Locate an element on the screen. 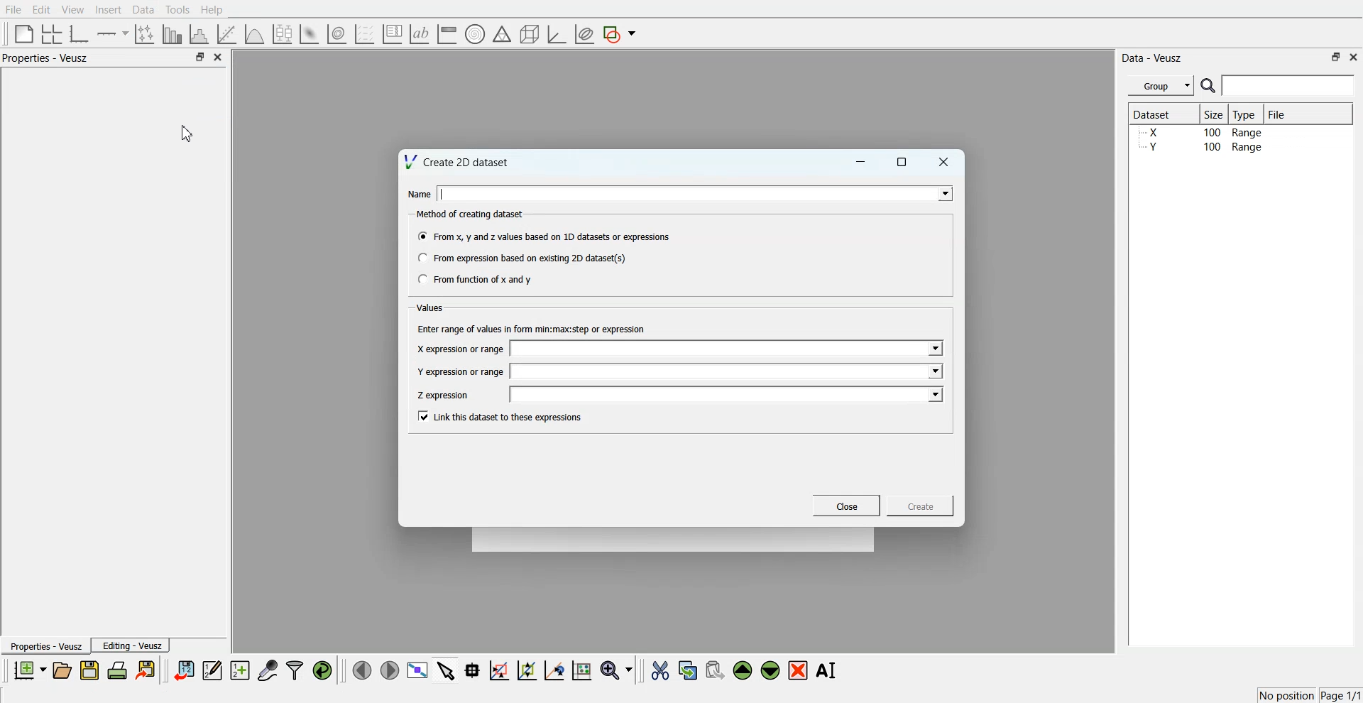 The height and width of the screenshot is (703, 1363). Maximize is located at coordinates (1336, 57).